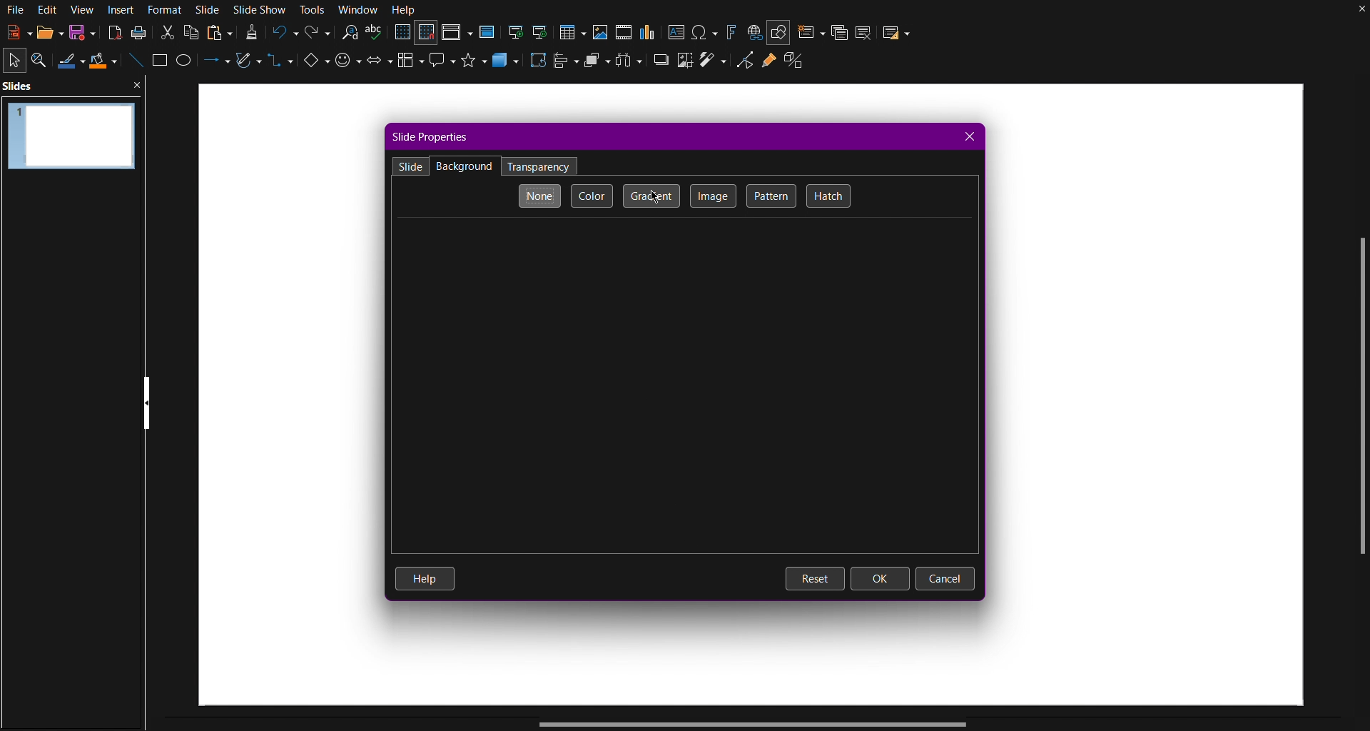 This screenshot has width=1370, height=731. What do you see at coordinates (358, 10) in the screenshot?
I see `Window` at bounding box center [358, 10].